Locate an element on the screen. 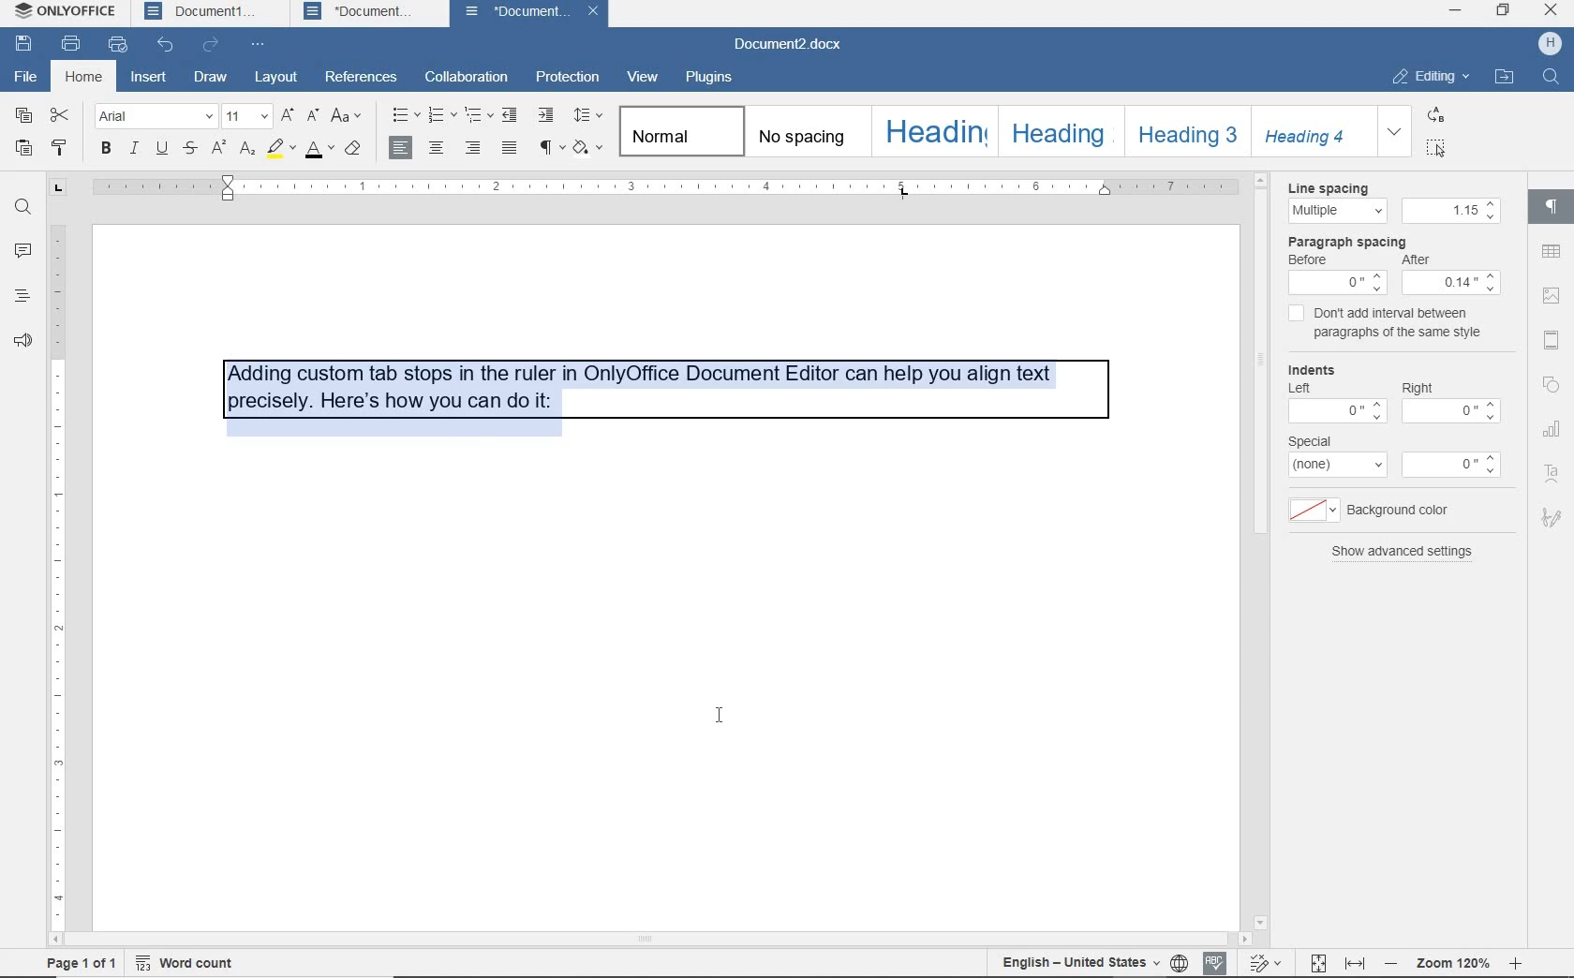  clear style is located at coordinates (357, 151).